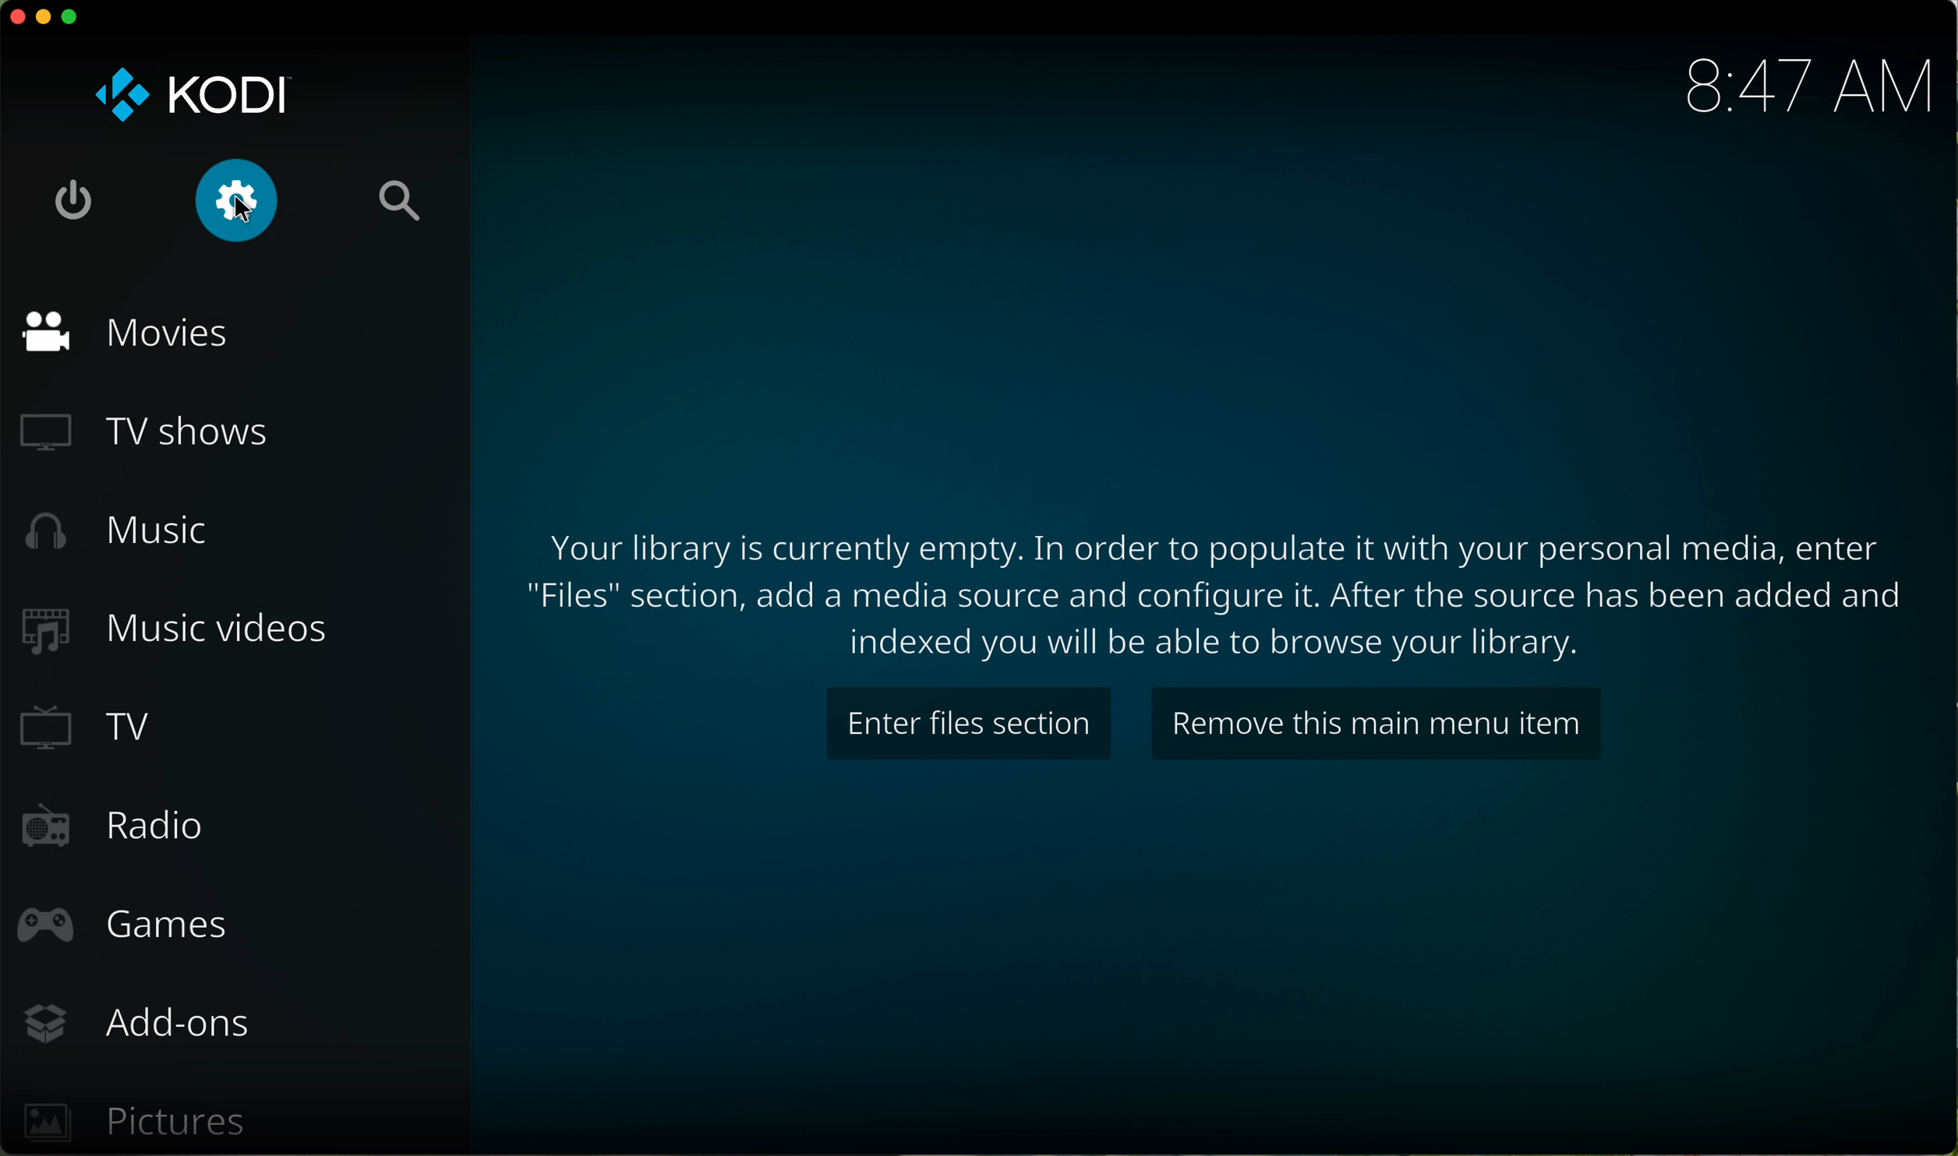  I want to click on games, so click(127, 922).